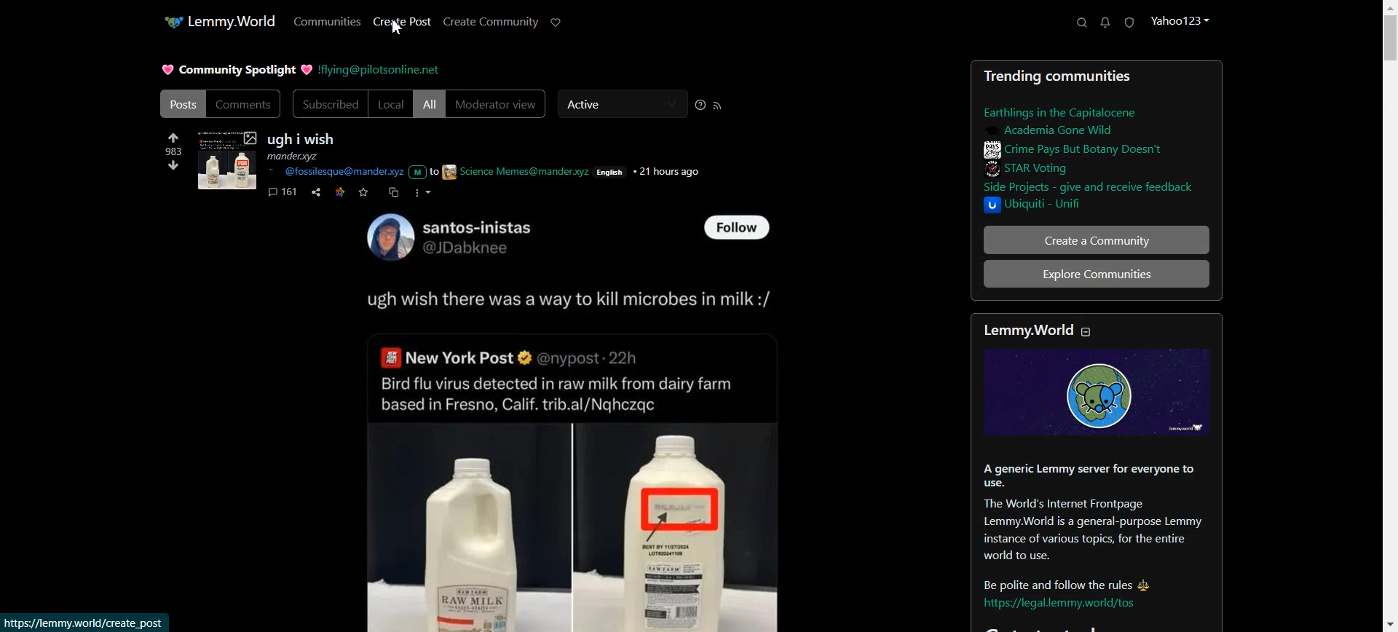 The height and width of the screenshot is (632, 1398). I want to click on Up vote, so click(173, 144).